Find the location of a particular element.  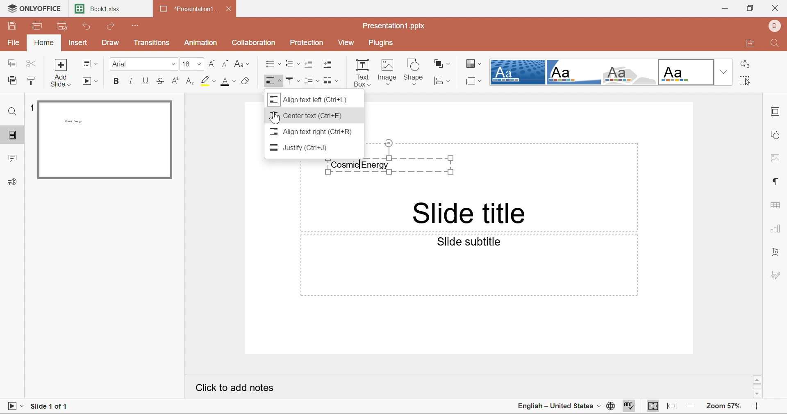

Change color theme is located at coordinates (474, 65).